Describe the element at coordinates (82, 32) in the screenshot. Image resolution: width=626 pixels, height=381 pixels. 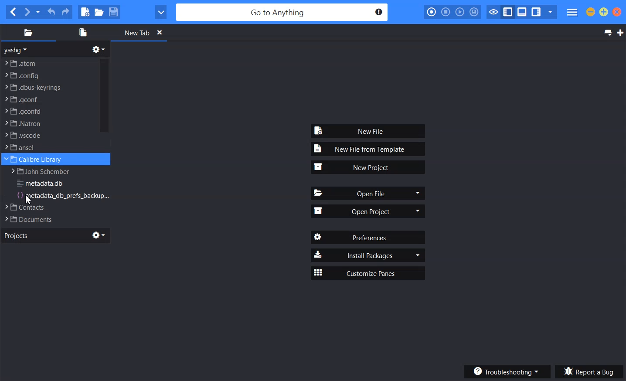
I see `Open files` at that location.